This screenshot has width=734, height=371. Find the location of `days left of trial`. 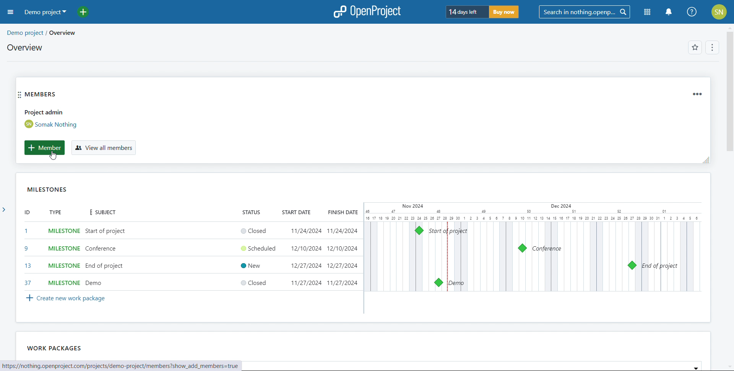

days left of trial is located at coordinates (465, 11).